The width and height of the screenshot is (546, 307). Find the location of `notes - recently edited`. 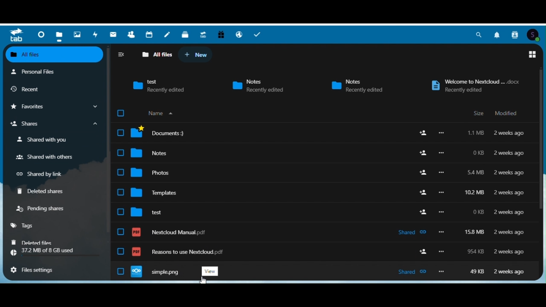

notes - recently edited is located at coordinates (356, 86).